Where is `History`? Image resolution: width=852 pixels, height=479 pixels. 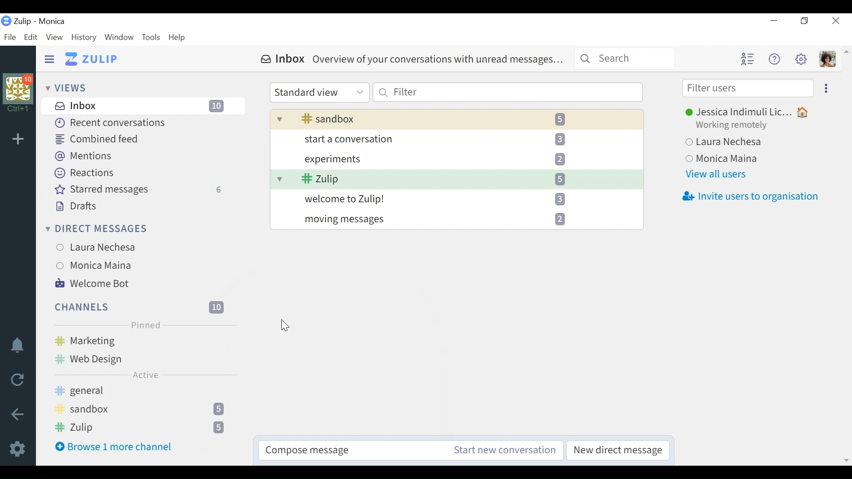
History is located at coordinates (84, 38).